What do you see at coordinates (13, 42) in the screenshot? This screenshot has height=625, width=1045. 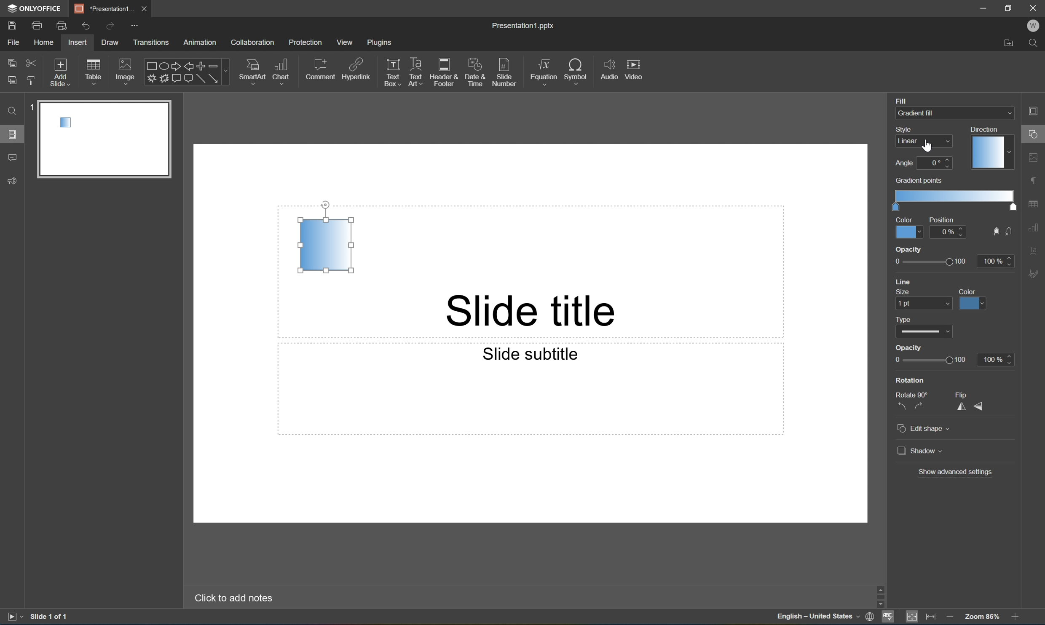 I see `File` at bounding box center [13, 42].